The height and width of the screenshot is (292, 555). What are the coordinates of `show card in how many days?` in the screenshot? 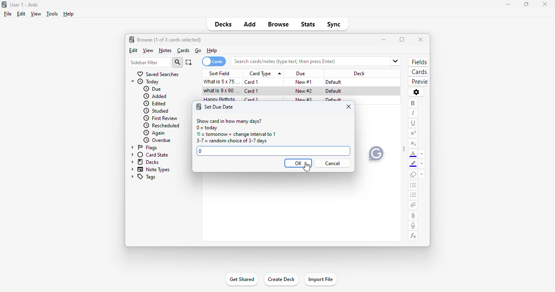 It's located at (229, 121).